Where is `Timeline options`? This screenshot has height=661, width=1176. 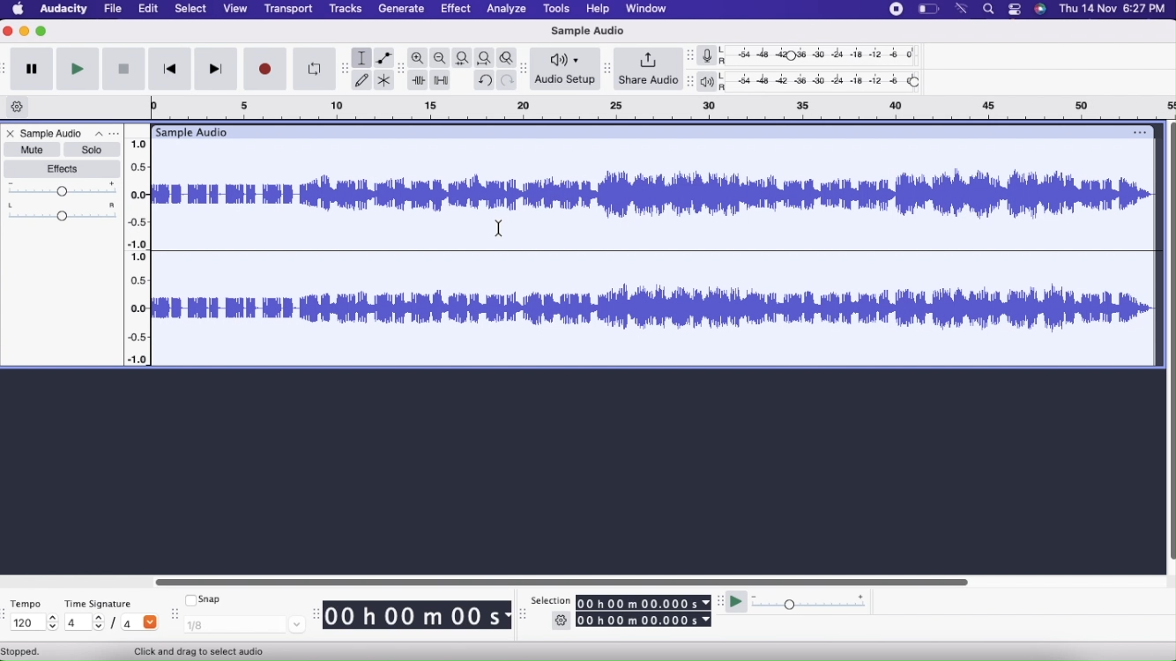 Timeline options is located at coordinates (18, 108).